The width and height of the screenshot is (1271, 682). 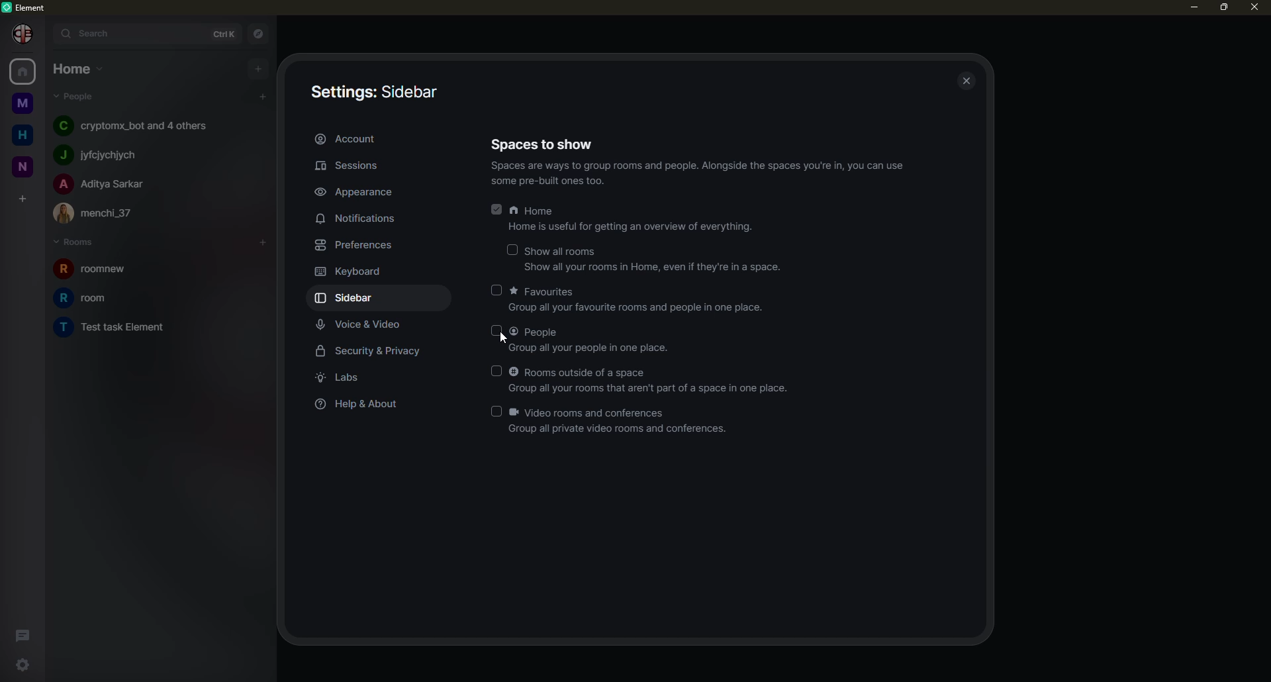 I want to click on keyboard, so click(x=351, y=271).